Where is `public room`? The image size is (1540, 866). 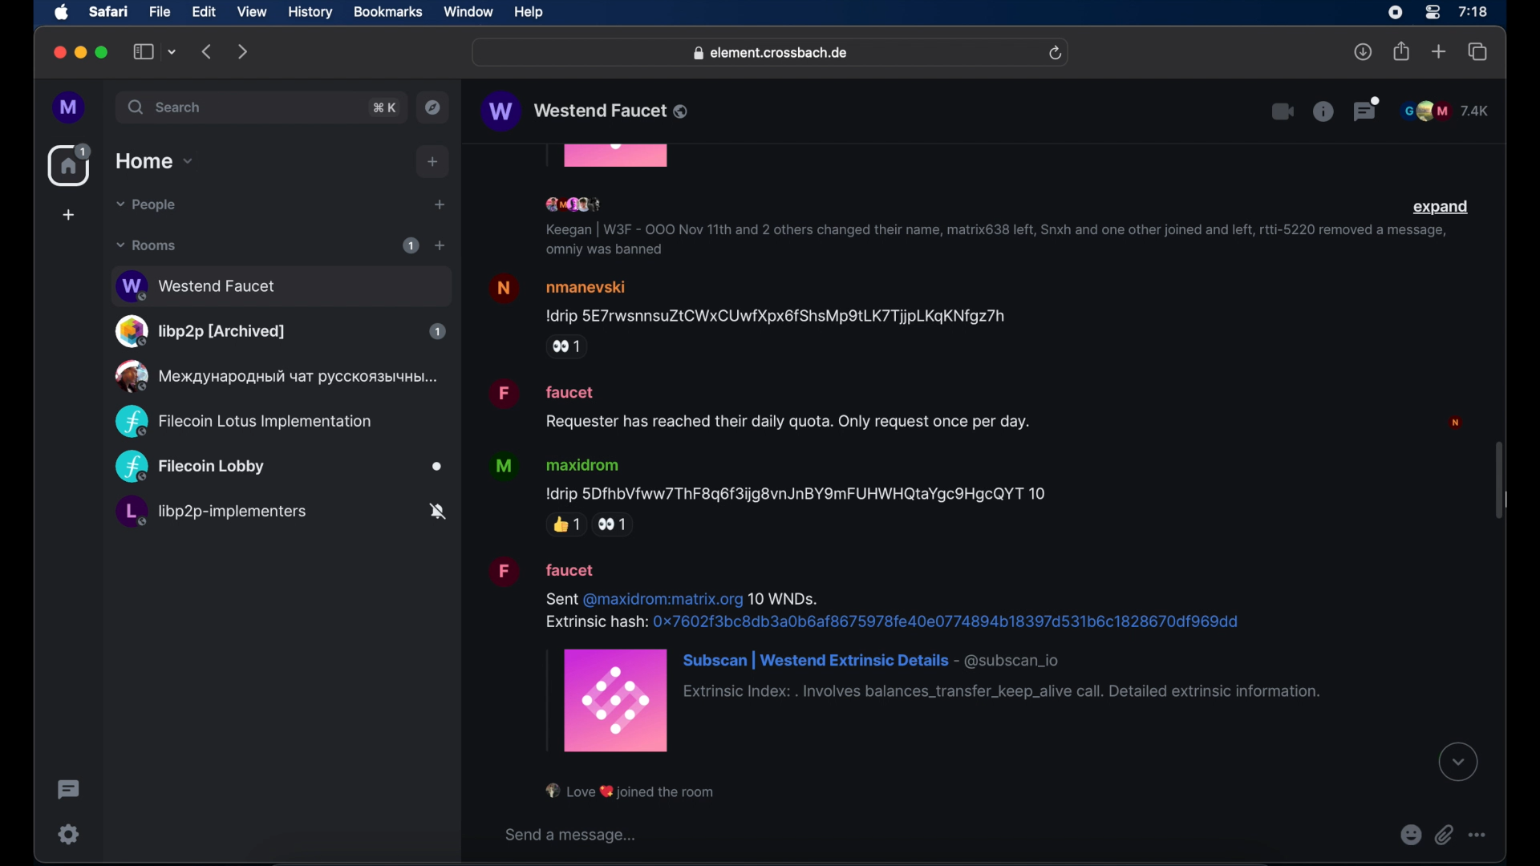
public room is located at coordinates (280, 514).